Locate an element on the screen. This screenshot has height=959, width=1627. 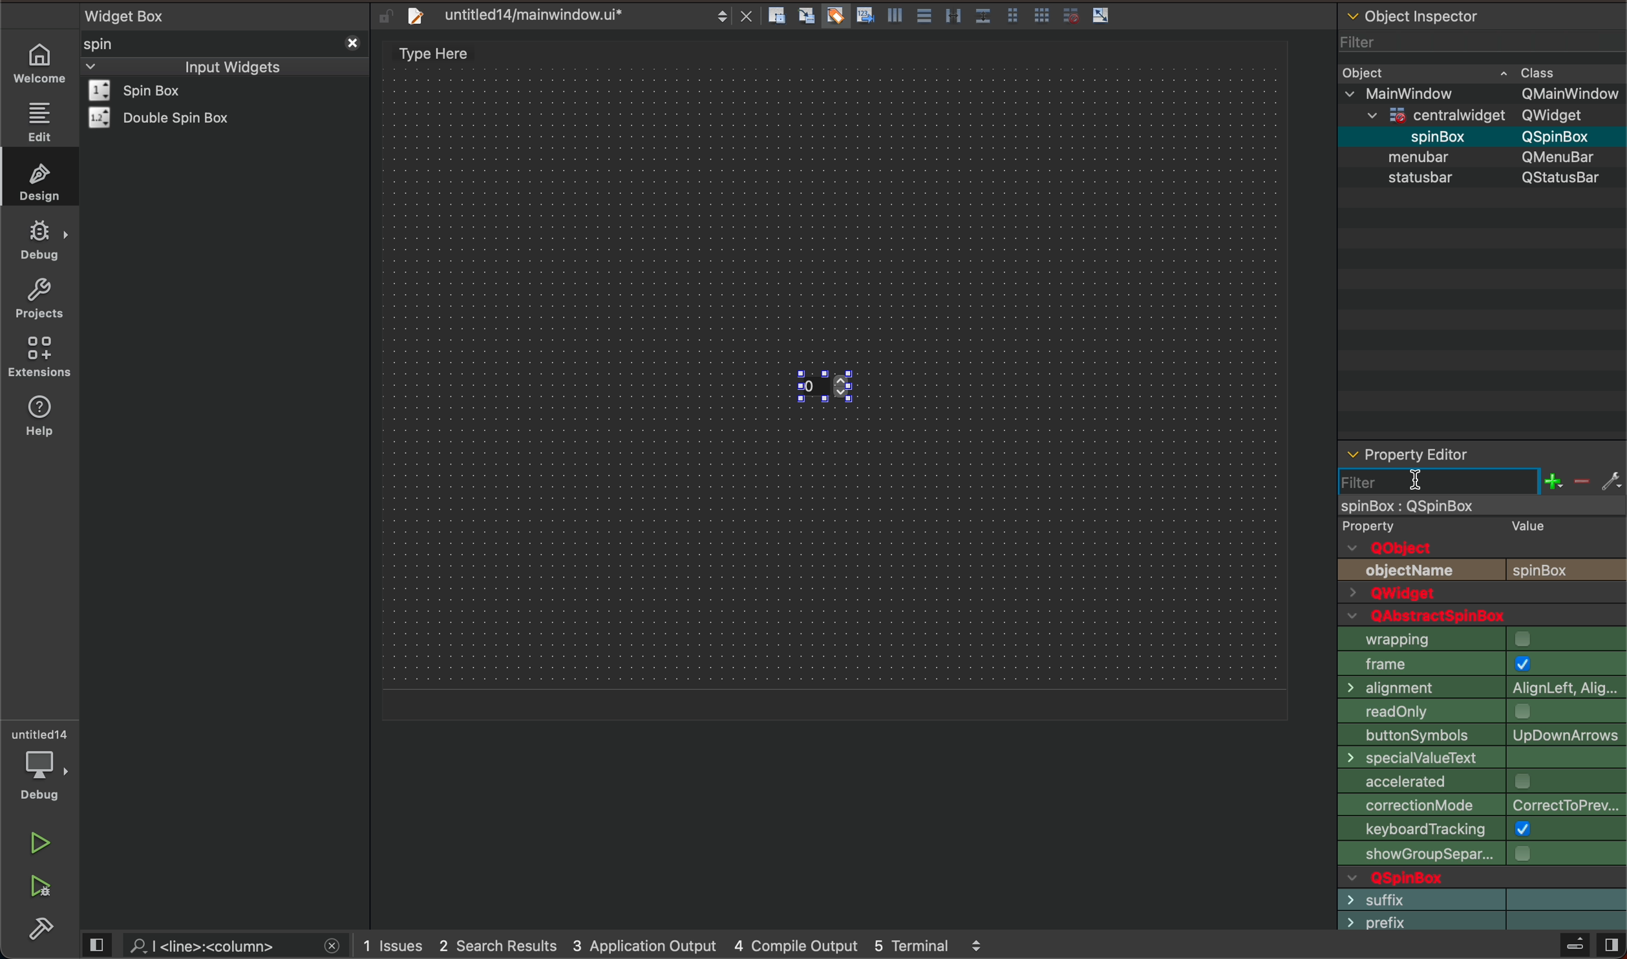
text is located at coordinates (1385, 525).